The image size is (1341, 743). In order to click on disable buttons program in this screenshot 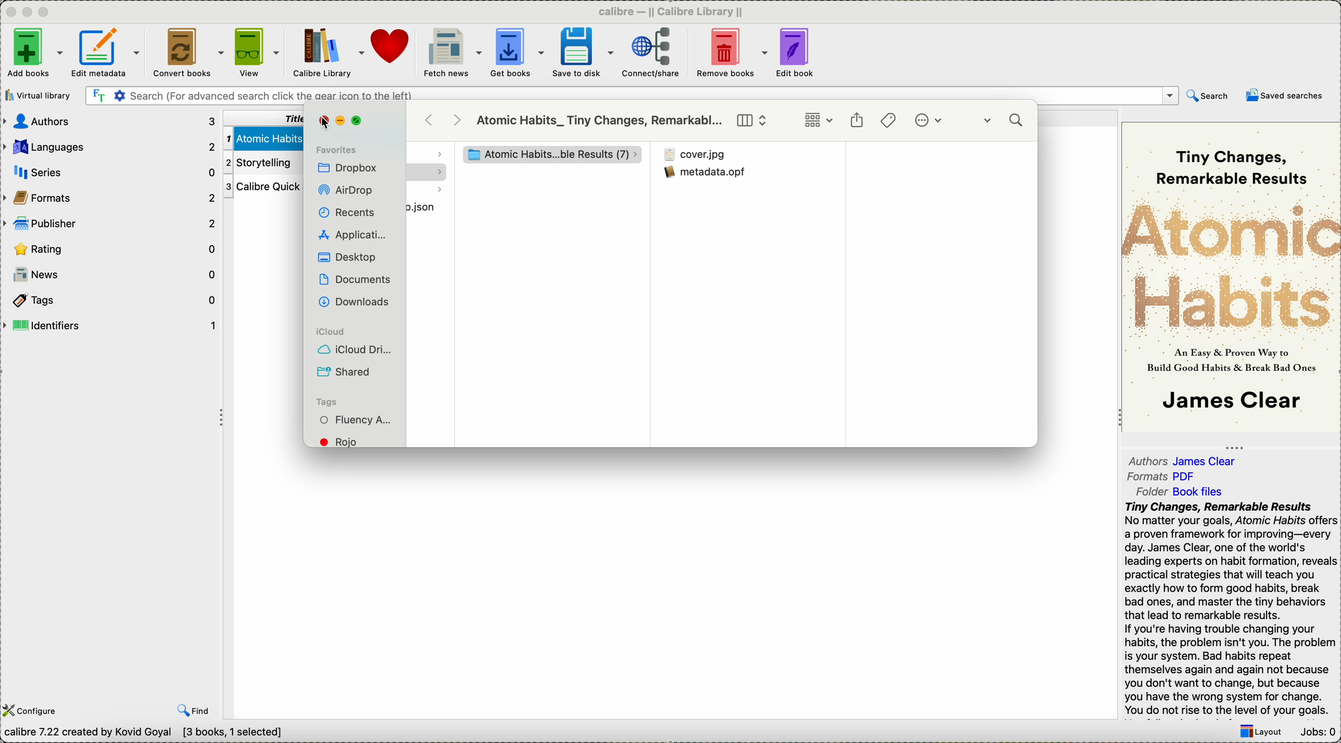, I will do `click(29, 12)`.